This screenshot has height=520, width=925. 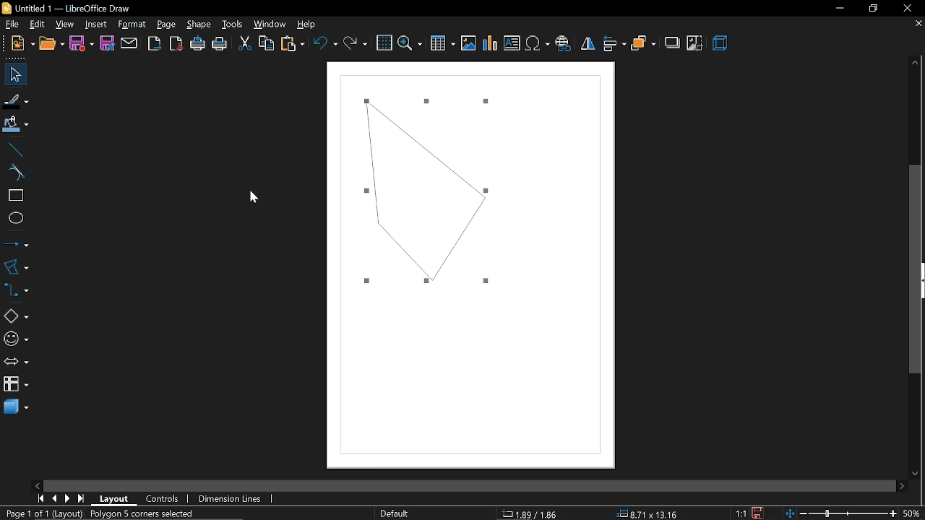 What do you see at coordinates (14, 149) in the screenshot?
I see `line` at bounding box center [14, 149].